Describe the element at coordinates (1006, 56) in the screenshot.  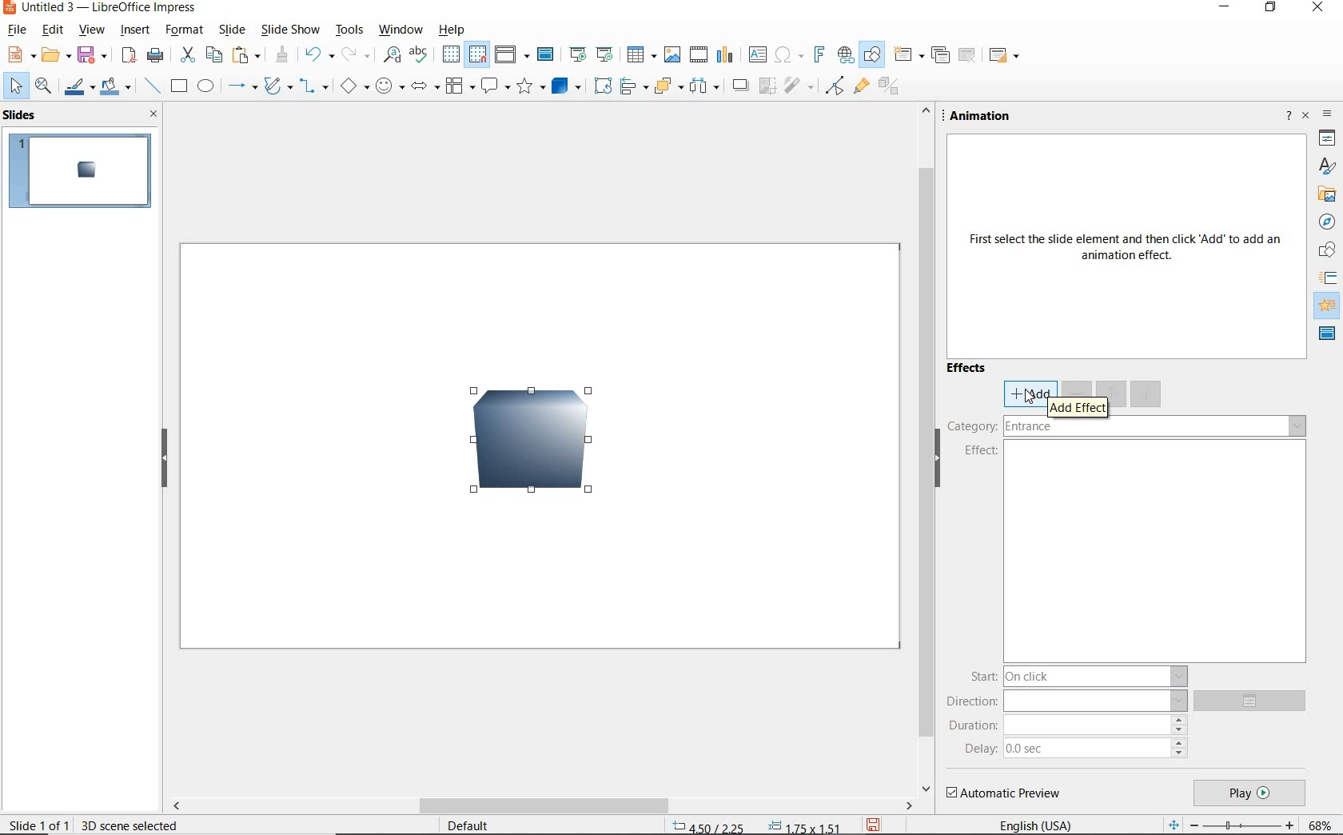
I see `slide layout` at that location.